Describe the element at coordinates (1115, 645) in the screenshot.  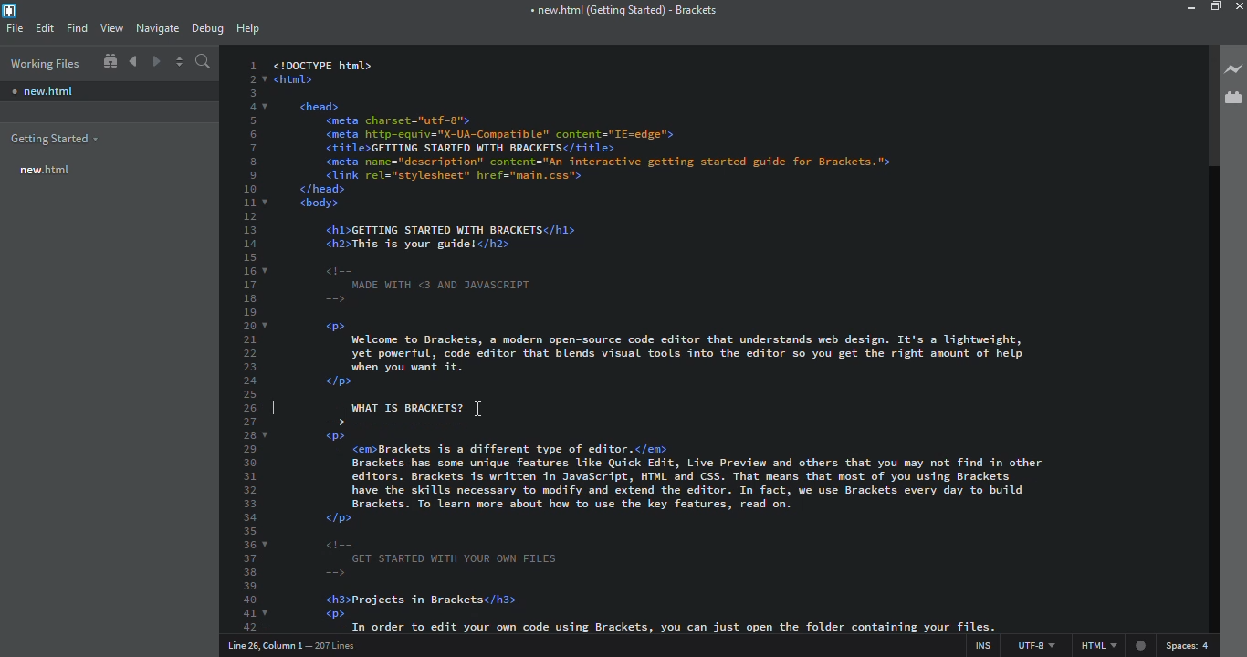
I see `html` at that location.